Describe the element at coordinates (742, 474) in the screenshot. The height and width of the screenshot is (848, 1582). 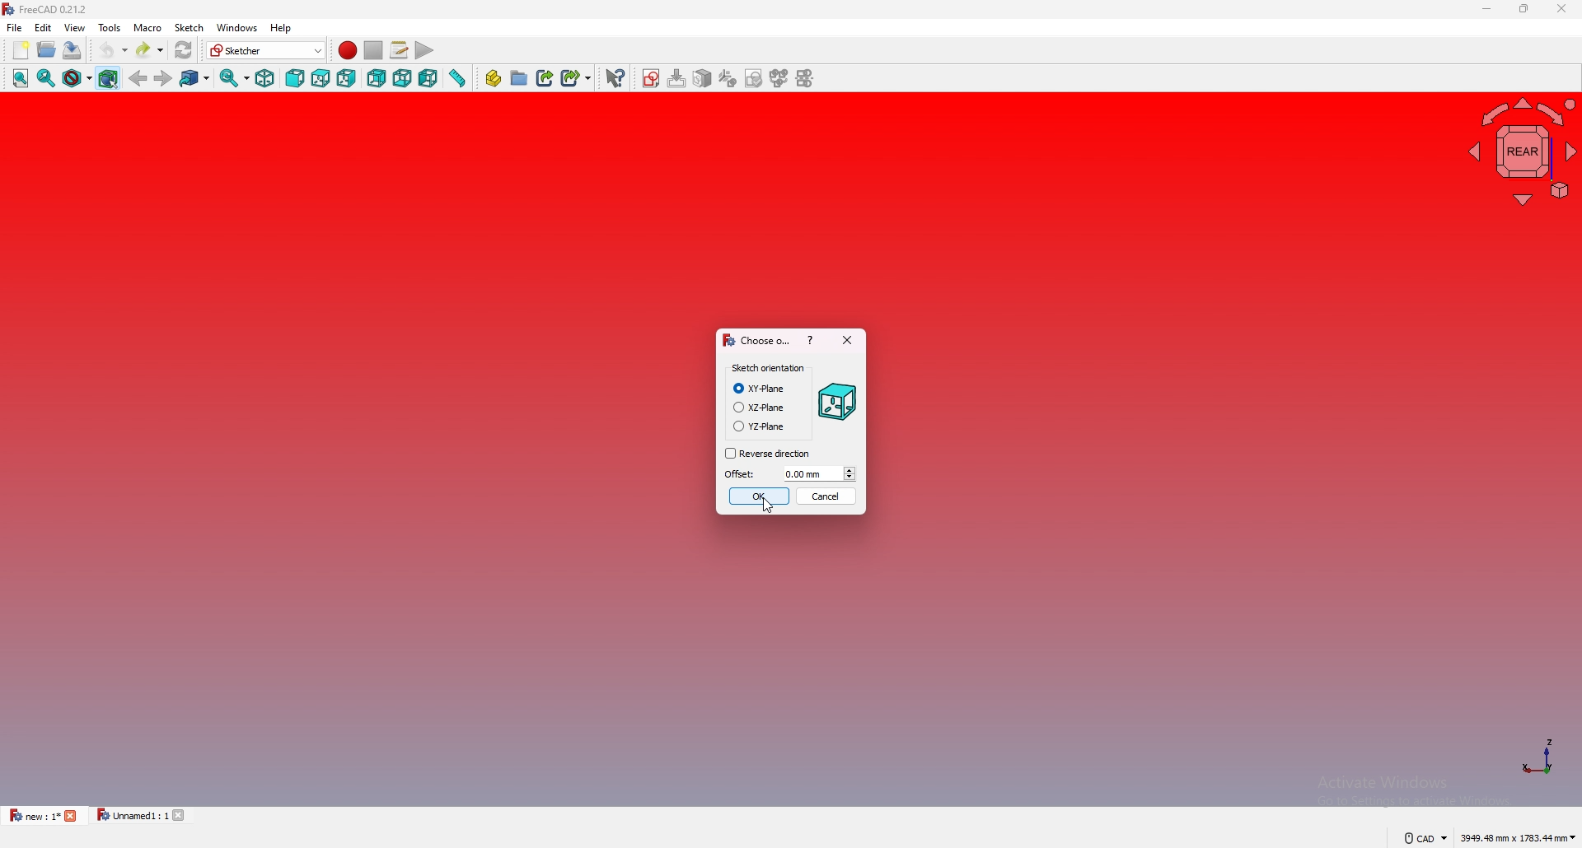
I see `offset:` at that location.